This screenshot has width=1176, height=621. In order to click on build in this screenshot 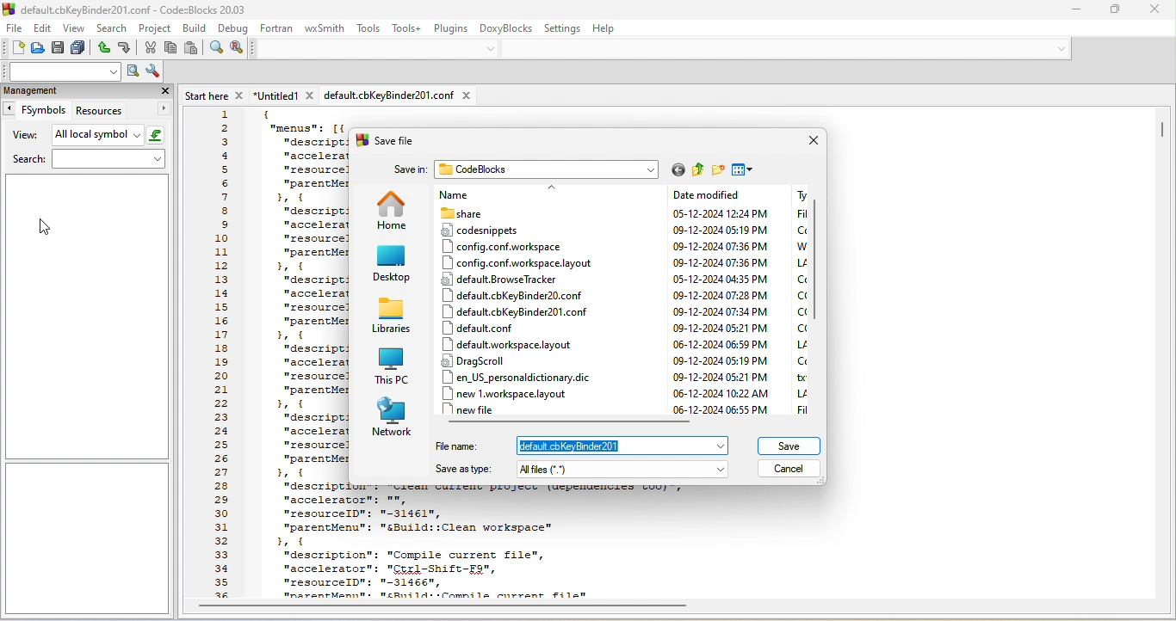, I will do `click(195, 28)`.